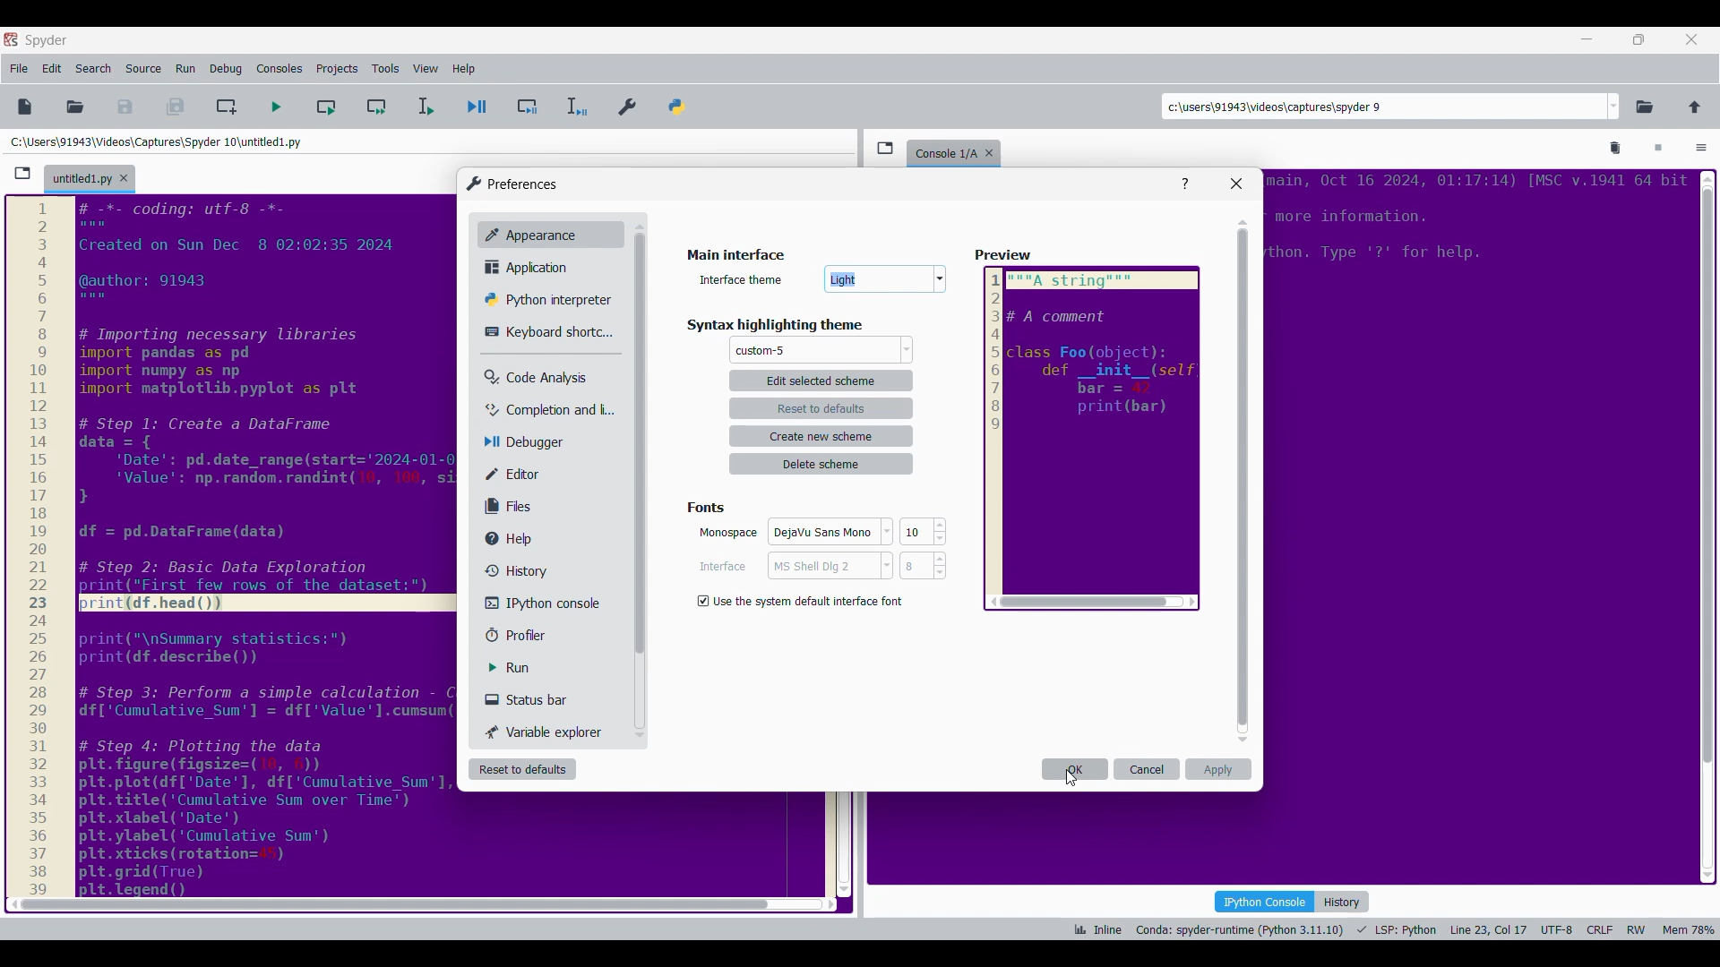  I want to click on Reset to defaults, so click(522, 769).